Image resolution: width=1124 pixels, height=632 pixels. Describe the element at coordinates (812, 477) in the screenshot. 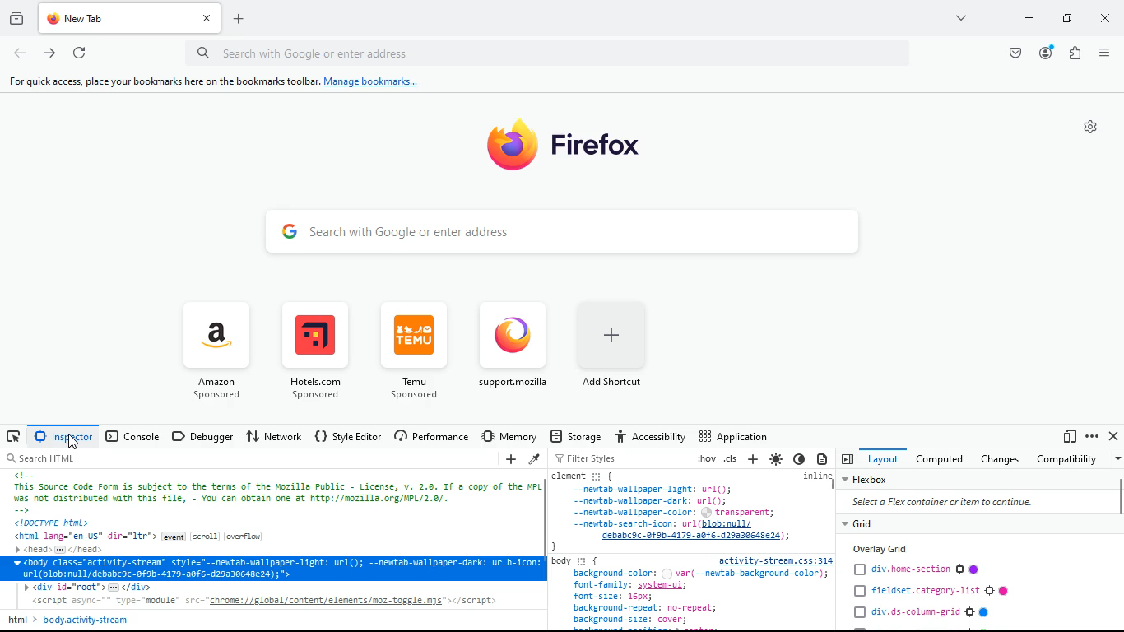

I see `inline` at that location.